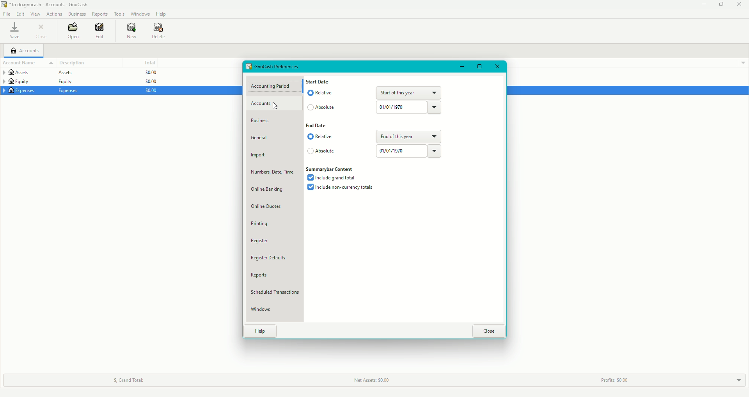 The height and width of the screenshot is (397, 749). What do you see at coordinates (149, 82) in the screenshot?
I see `$0` at bounding box center [149, 82].